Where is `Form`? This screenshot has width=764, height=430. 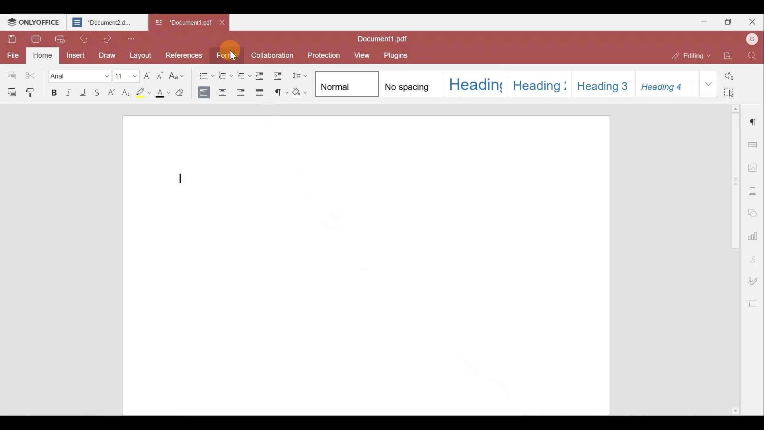 Form is located at coordinates (228, 56).